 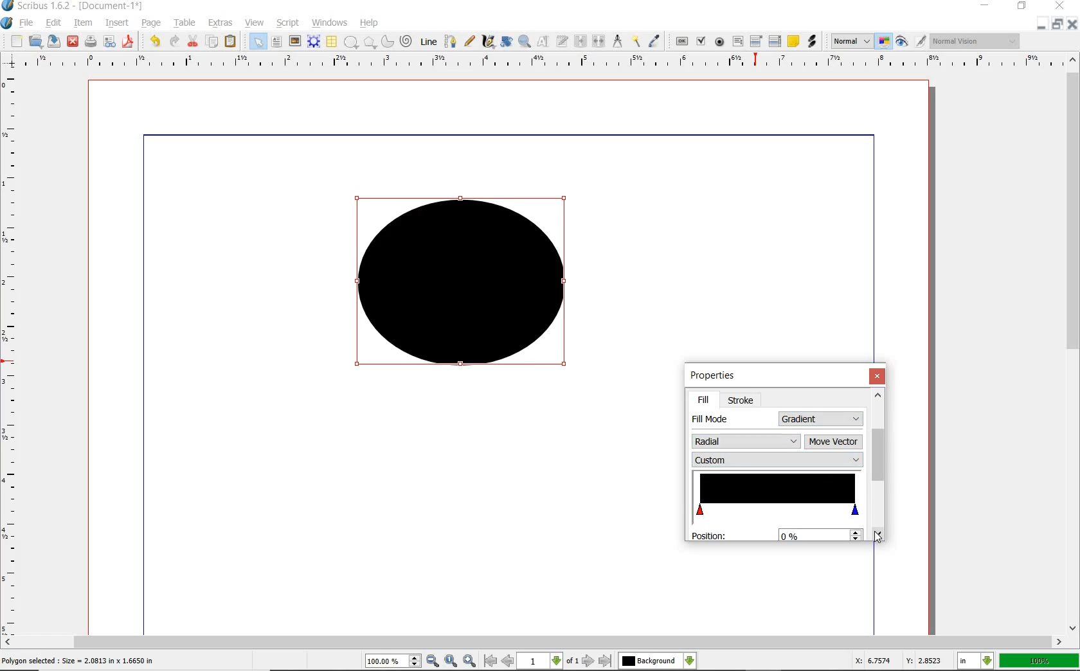 What do you see at coordinates (885, 41) in the screenshot?
I see `TOGGLE COLOR MANAGEMENT SYSTEM` at bounding box center [885, 41].